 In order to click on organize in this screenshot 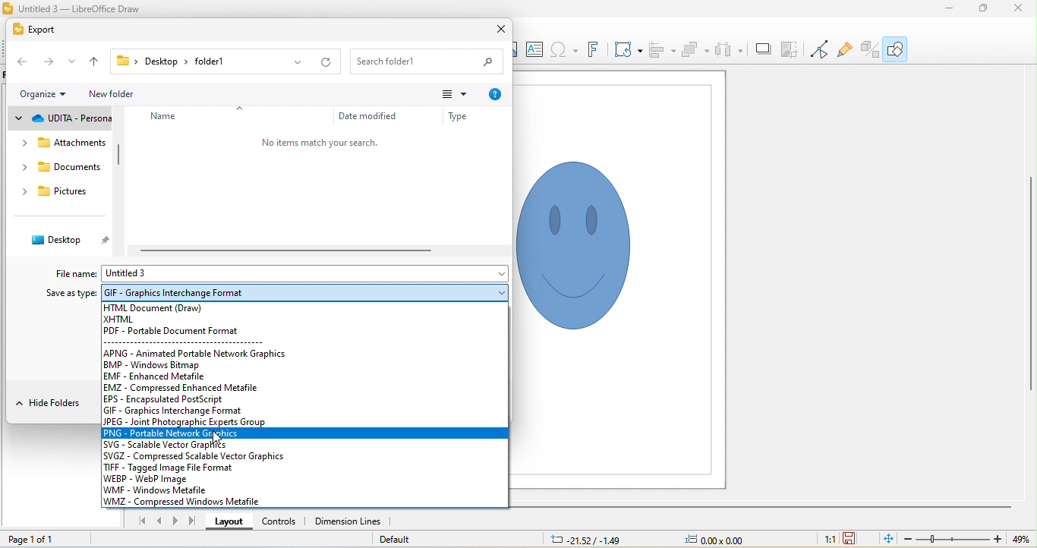, I will do `click(36, 93)`.